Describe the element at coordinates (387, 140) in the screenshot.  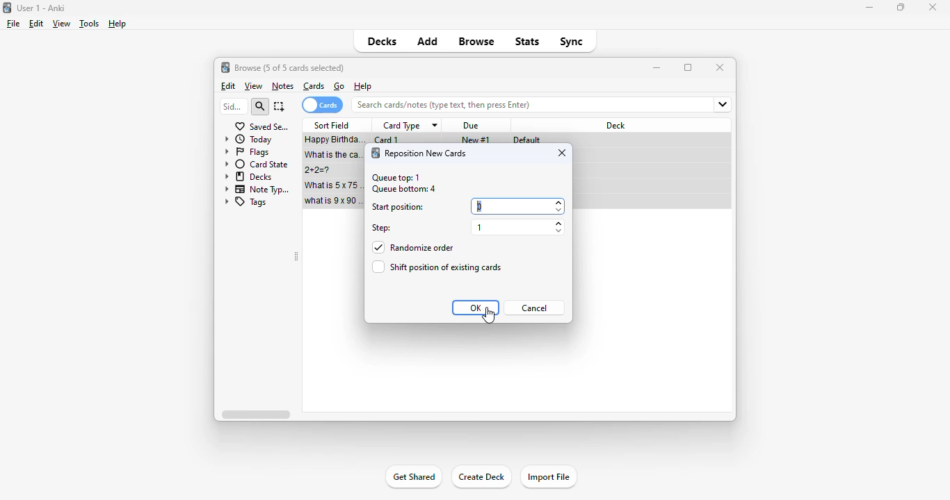
I see `card 1` at that location.